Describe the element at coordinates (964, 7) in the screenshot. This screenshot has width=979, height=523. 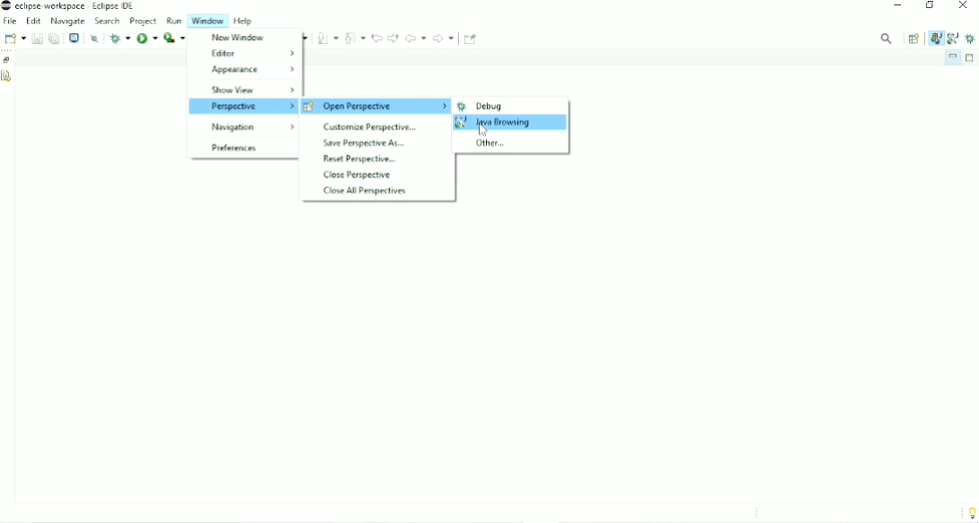
I see `Close` at that location.